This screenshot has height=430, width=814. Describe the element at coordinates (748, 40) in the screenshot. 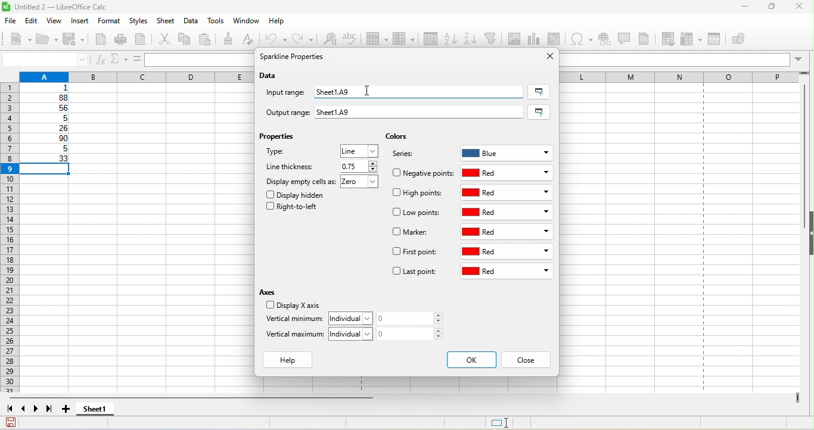

I see `show draw function` at that location.